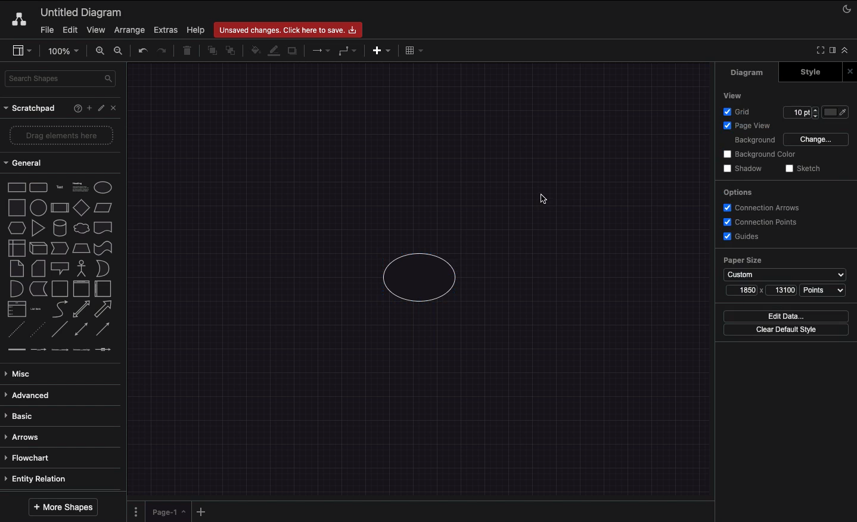 This screenshot has height=522, width=857. I want to click on Misc, so click(21, 374).